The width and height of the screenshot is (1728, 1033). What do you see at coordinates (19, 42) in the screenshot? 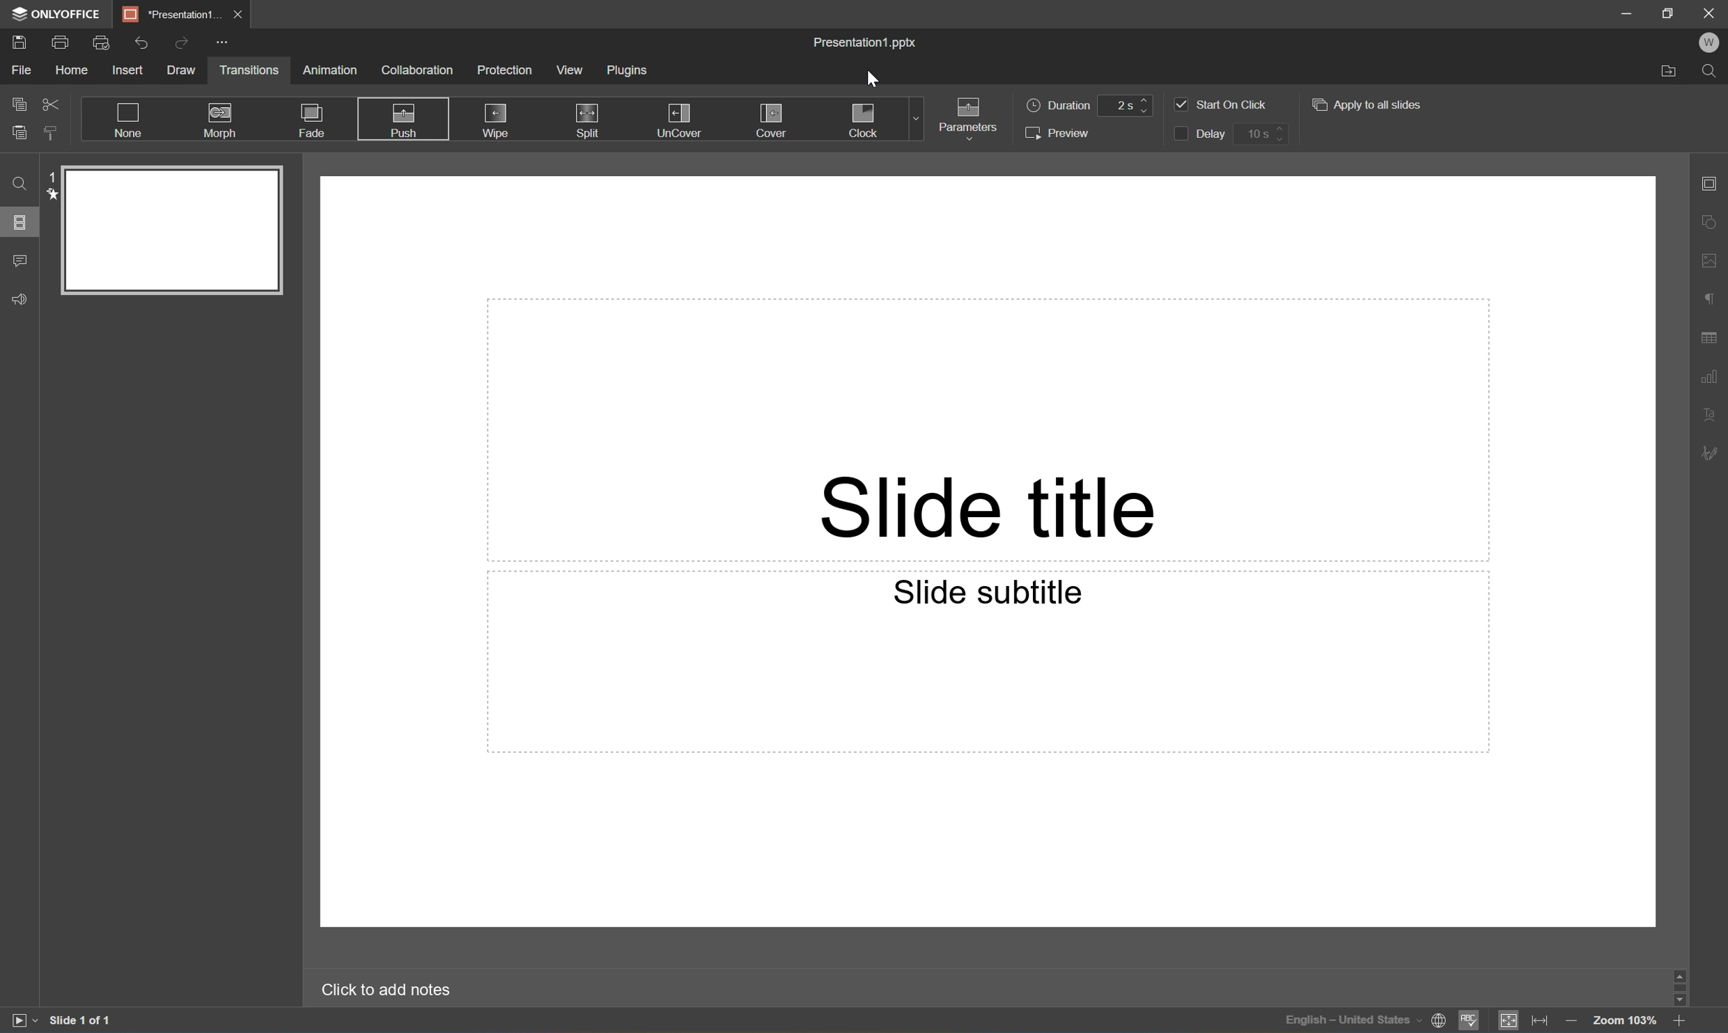
I see `Save` at bounding box center [19, 42].